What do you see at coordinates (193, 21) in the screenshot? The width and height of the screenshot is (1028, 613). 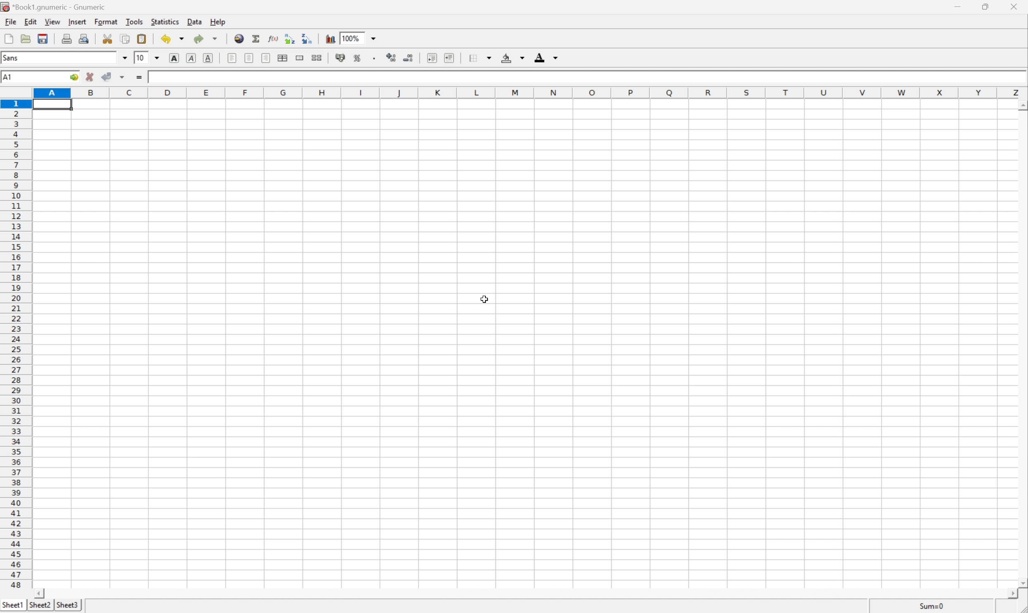 I see `Data` at bounding box center [193, 21].